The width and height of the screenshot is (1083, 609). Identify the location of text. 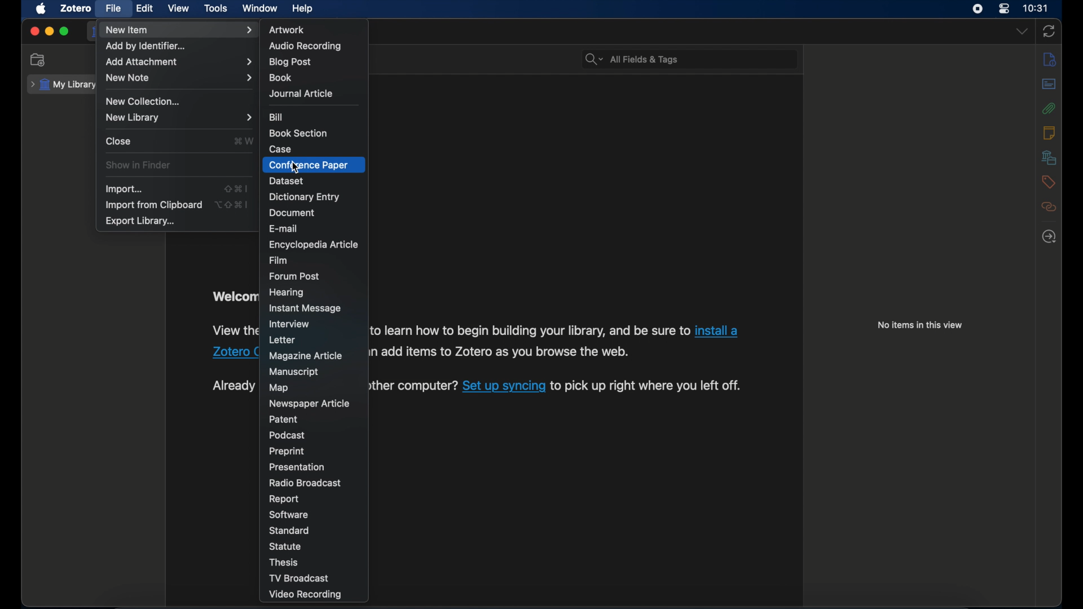
(530, 330).